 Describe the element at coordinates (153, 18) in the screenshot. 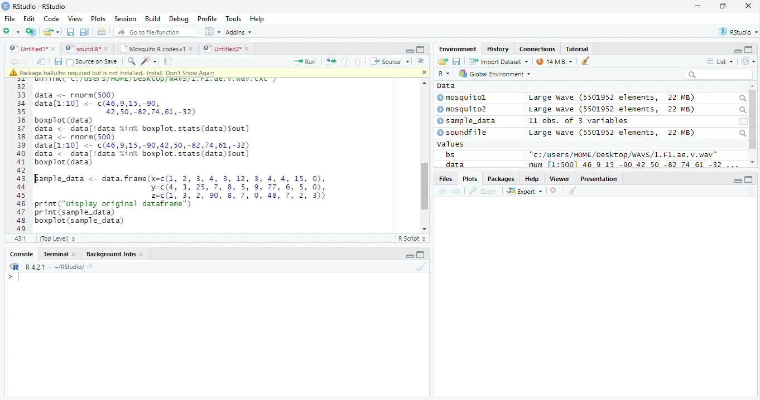

I see `Build` at that location.